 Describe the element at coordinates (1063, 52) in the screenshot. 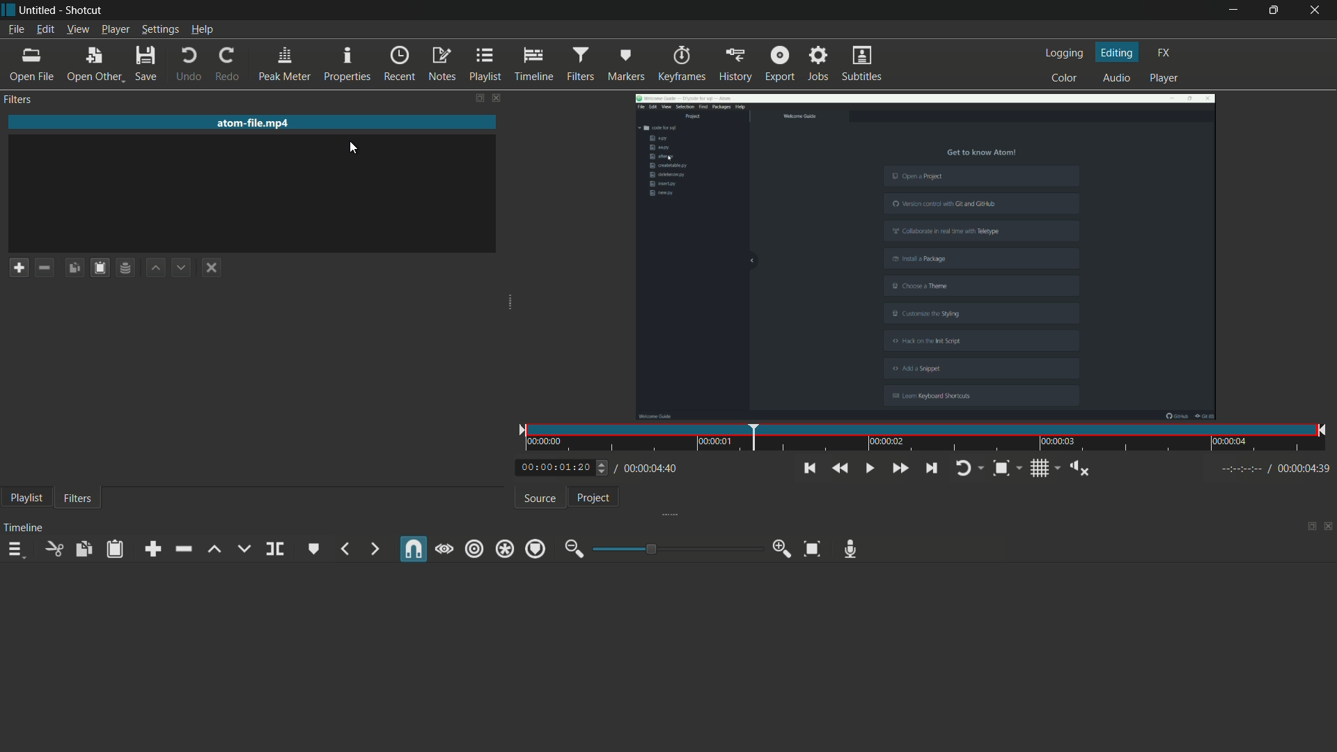

I see `logging` at that location.